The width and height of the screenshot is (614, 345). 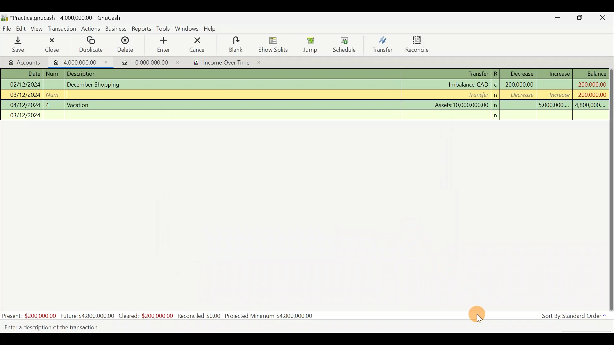 I want to click on Reports, so click(x=141, y=29).